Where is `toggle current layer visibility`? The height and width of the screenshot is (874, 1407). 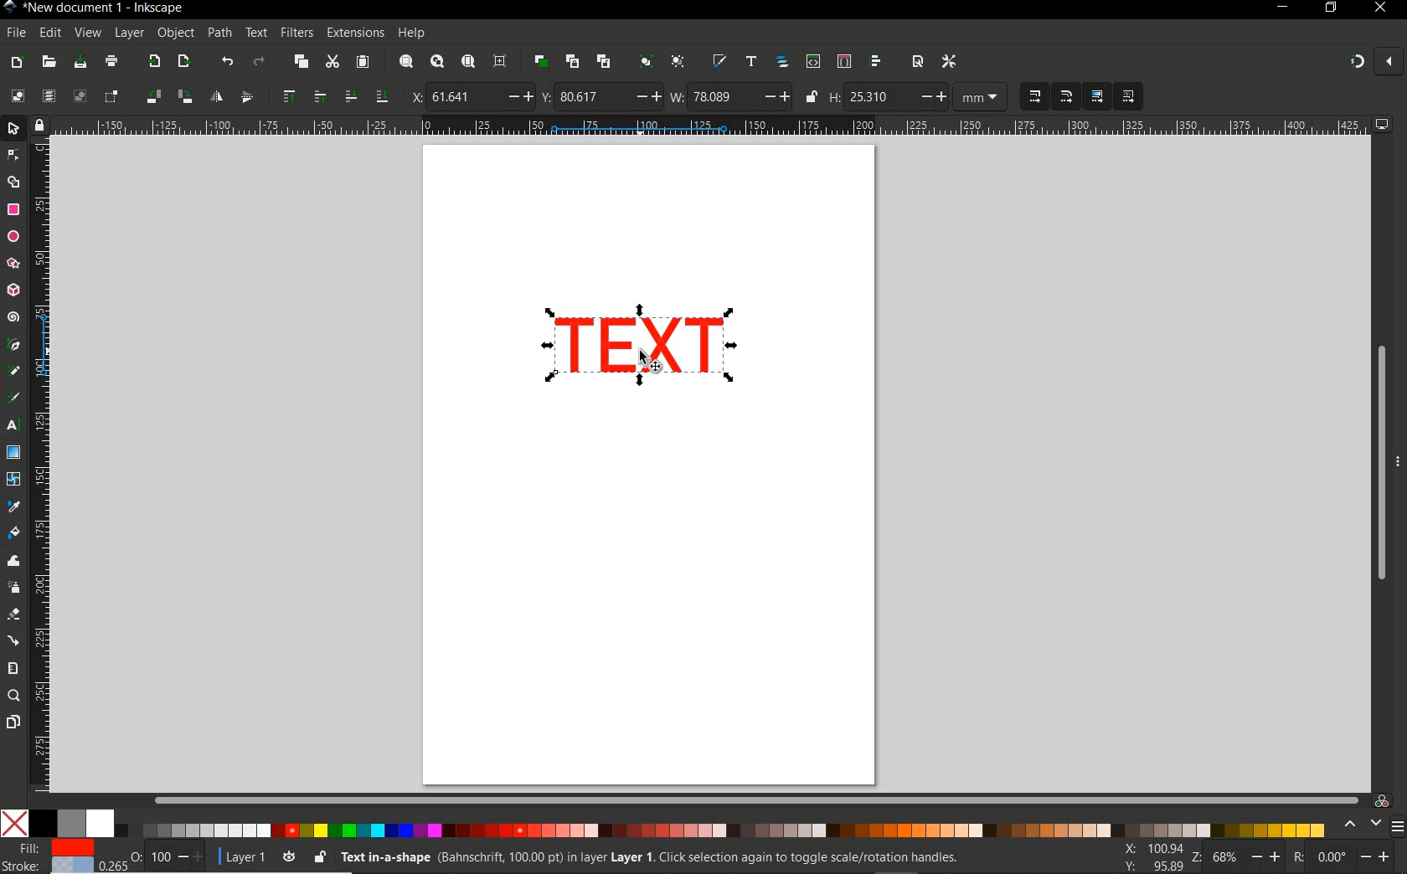
toggle current layer visibility is located at coordinates (289, 854).